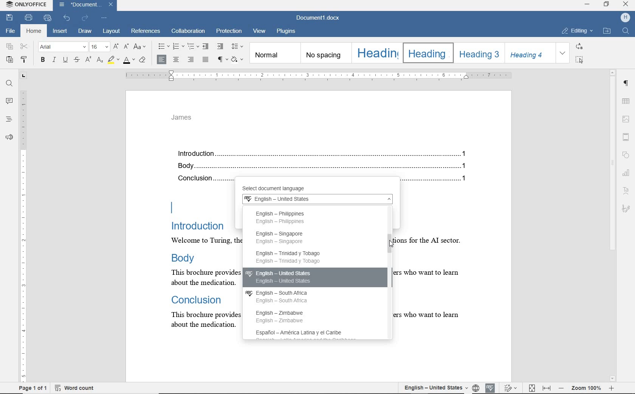 The image size is (635, 394). I want to click on align center, so click(176, 60).